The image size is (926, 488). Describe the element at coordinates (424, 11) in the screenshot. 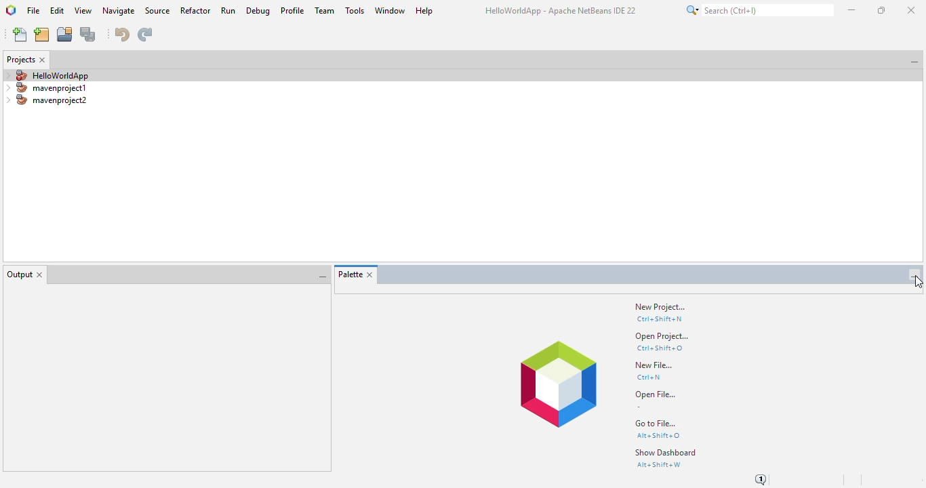

I see `help` at that location.